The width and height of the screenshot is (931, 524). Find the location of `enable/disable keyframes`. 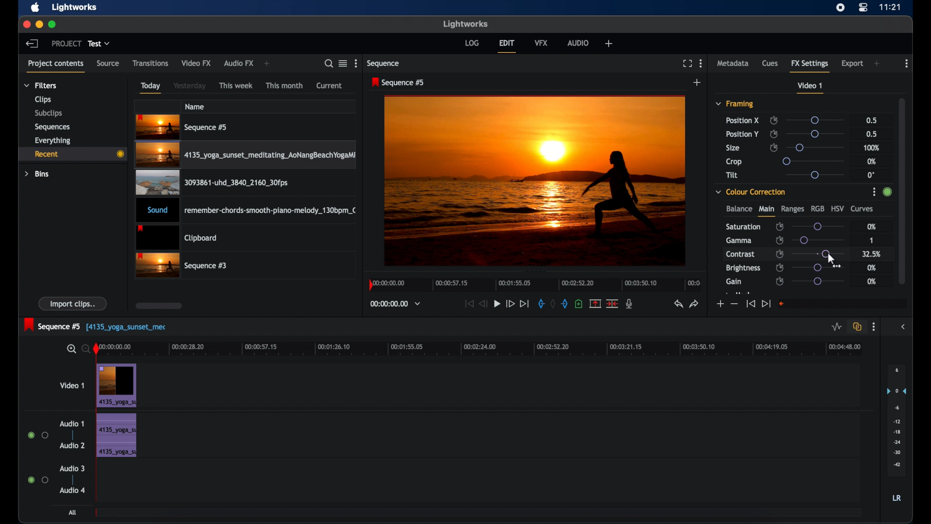

enable/disable keyframes is located at coordinates (774, 147).